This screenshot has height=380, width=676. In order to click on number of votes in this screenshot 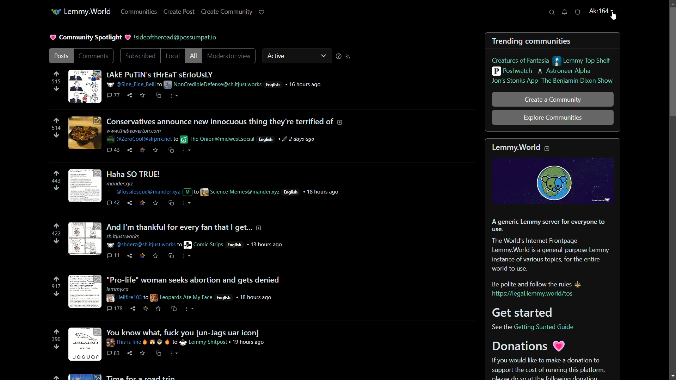, I will do `click(55, 82)`.